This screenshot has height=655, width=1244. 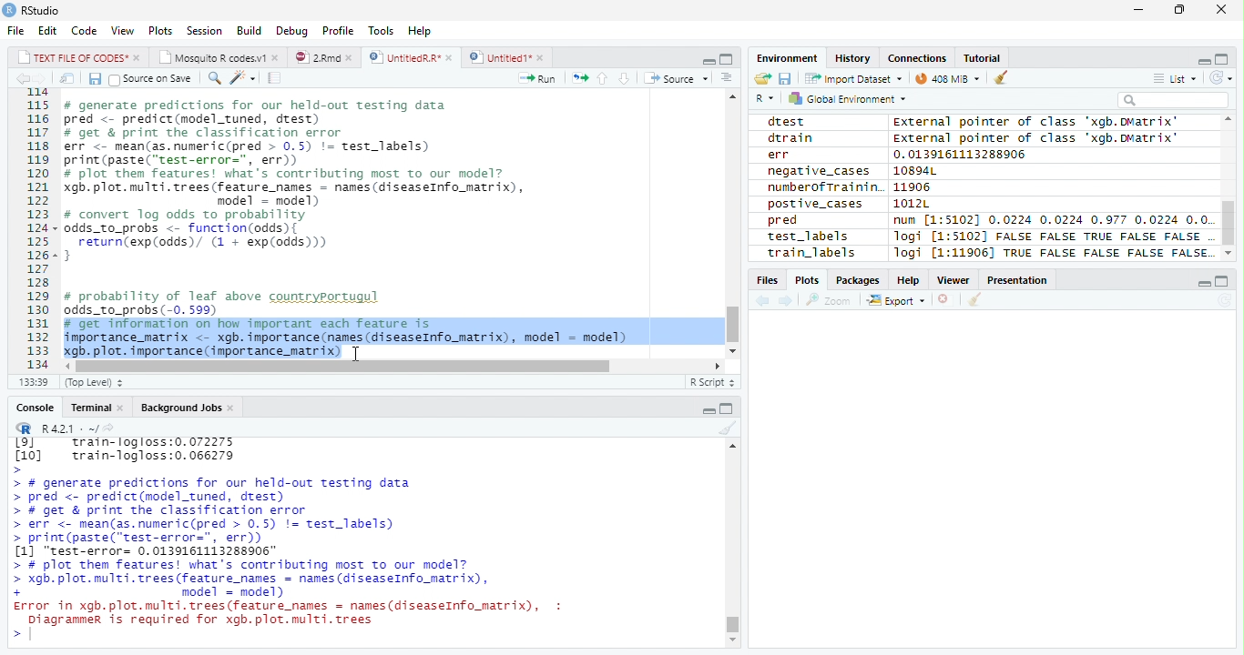 What do you see at coordinates (45, 78) in the screenshot?
I see `Next` at bounding box center [45, 78].